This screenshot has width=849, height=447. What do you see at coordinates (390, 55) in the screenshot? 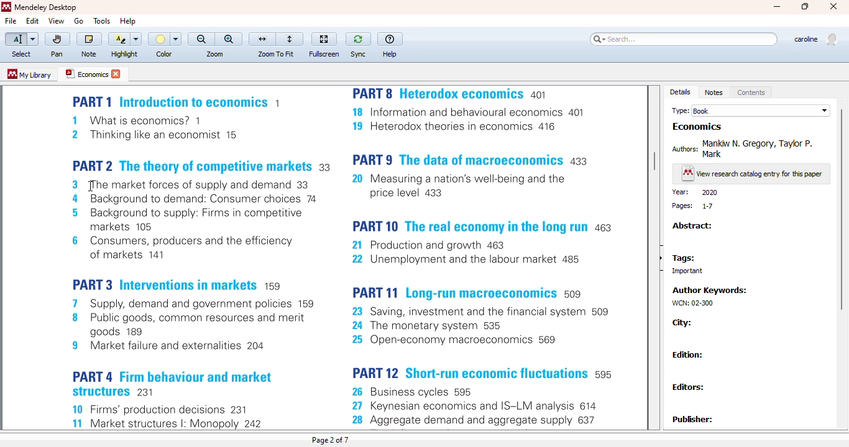
I see `Help` at bounding box center [390, 55].